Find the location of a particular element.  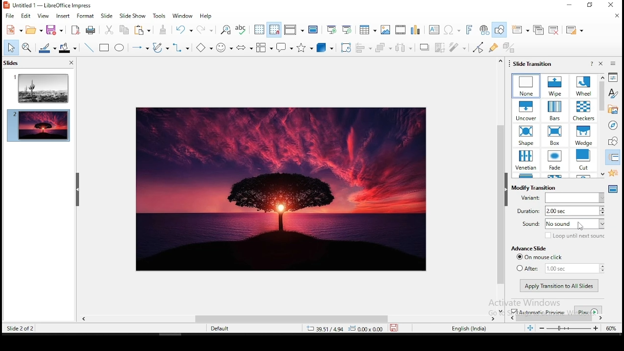

block arrows is located at coordinates (245, 48).